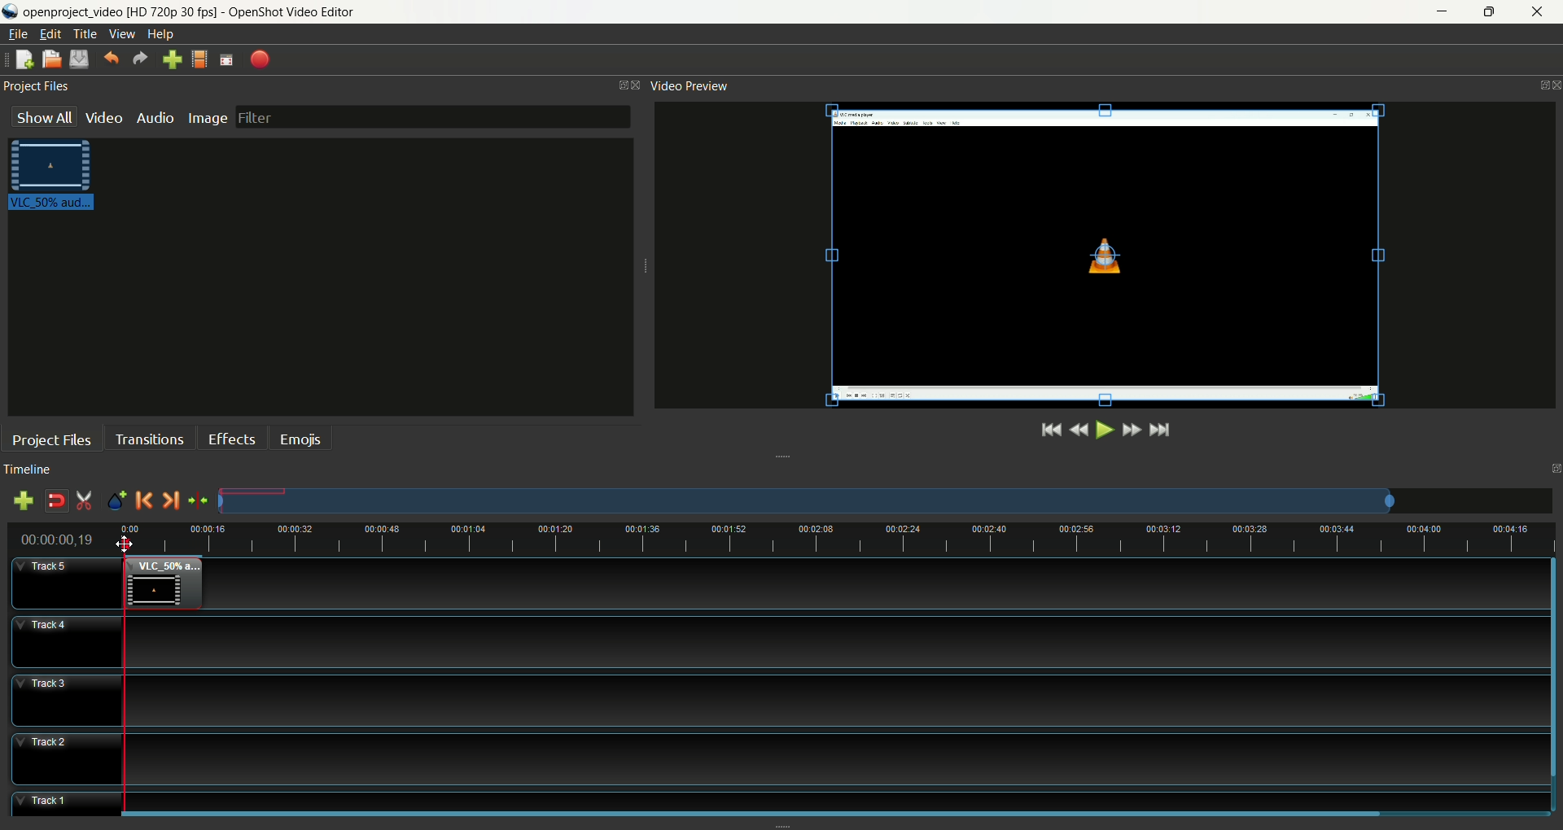 The image size is (1563, 830). Describe the element at coordinates (85, 501) in the screenshot. I see `enable razor` at that location.